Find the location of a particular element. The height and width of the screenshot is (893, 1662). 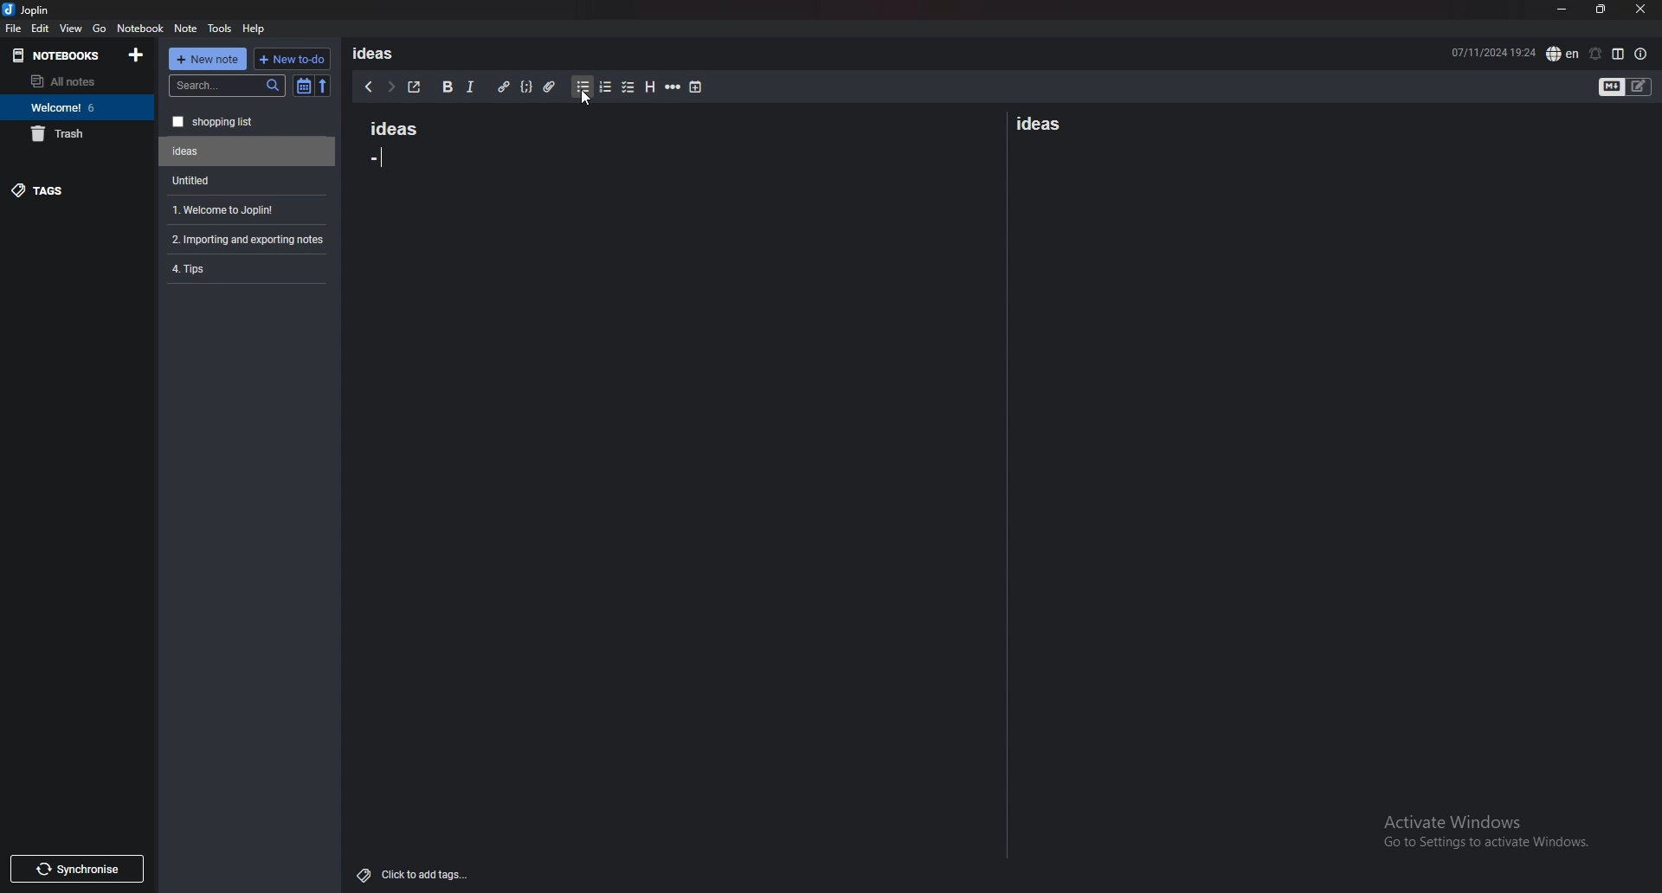

notebooks is located at coordinates (61, 55).